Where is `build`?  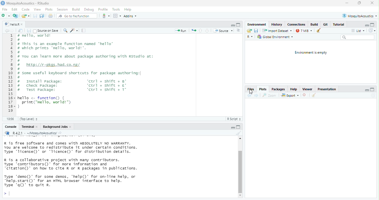
build is located at coordinates (314, 24).